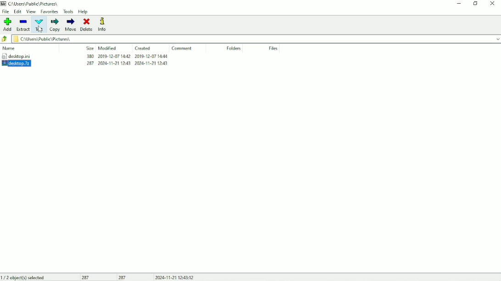 This screenshot has height=281, width=501. I want to click on Favorites, so click(50, 12).